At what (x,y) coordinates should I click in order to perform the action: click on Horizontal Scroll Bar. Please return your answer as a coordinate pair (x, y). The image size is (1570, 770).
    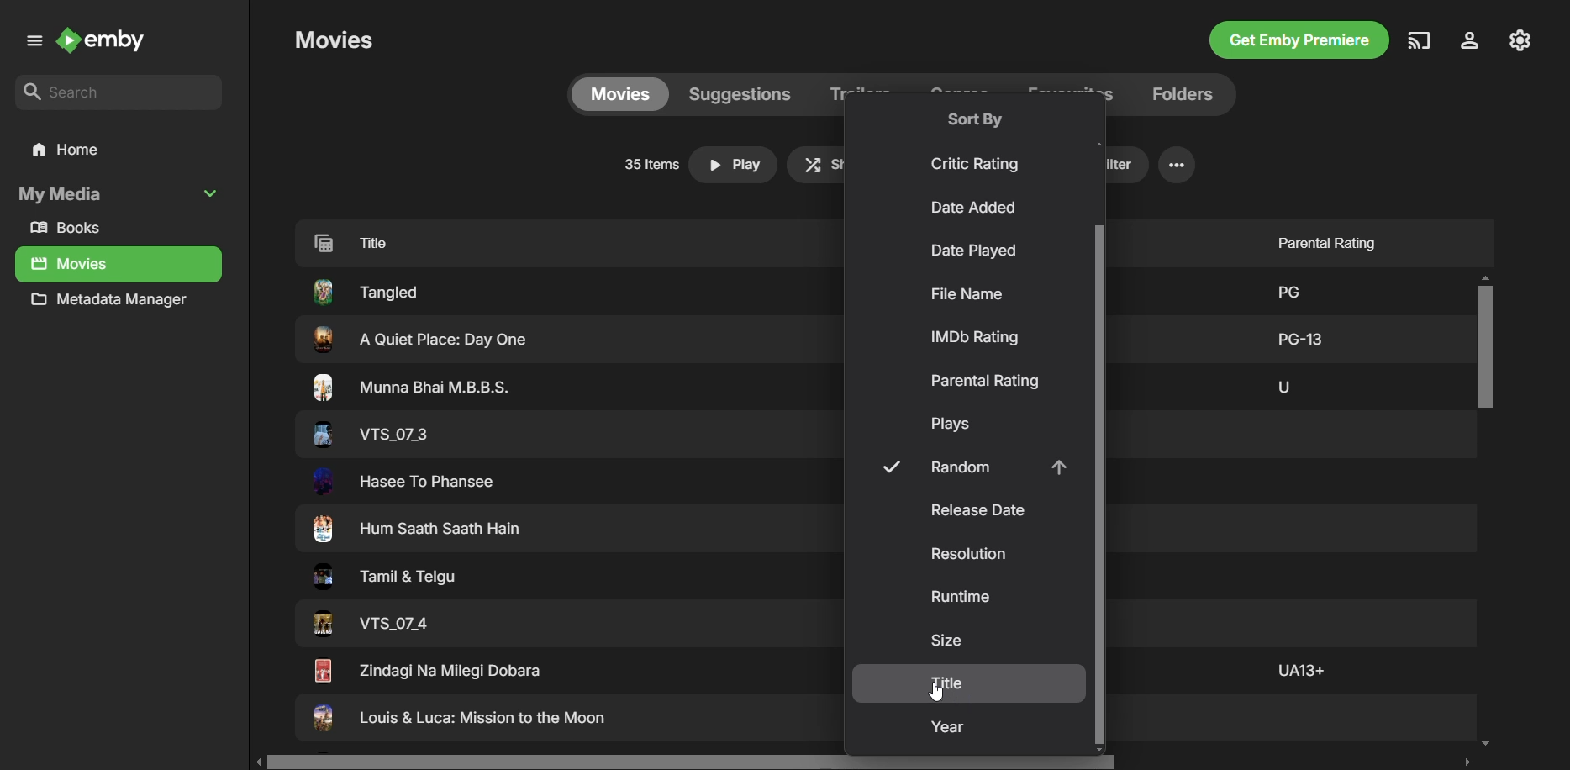
    Looking at the image, I should click on (868, 762).